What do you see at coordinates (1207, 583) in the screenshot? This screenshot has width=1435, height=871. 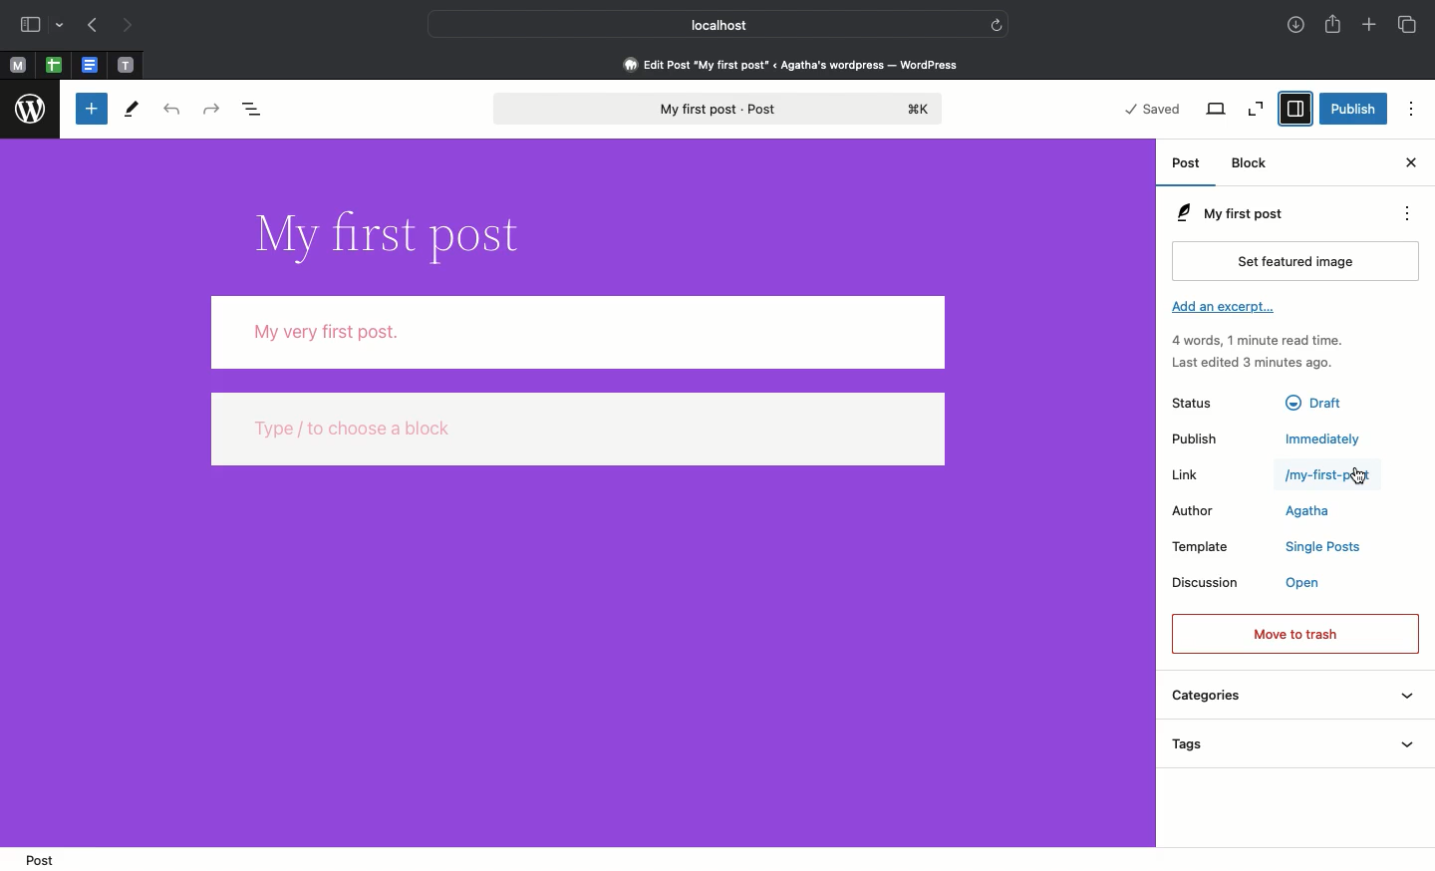 I see `Discussion` at bounding box center [1207, 583].